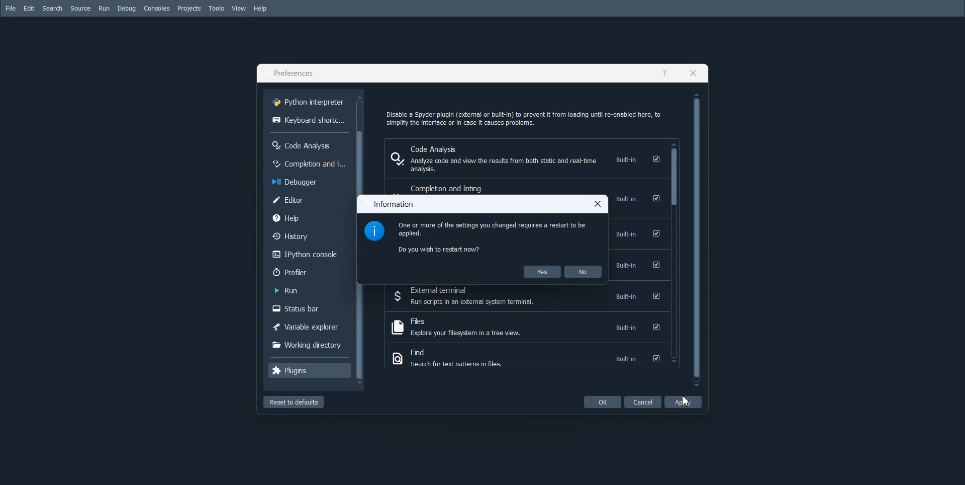  Describe the element at coordinates (542, 271) in the screenshot. I see `Yes` at that location.